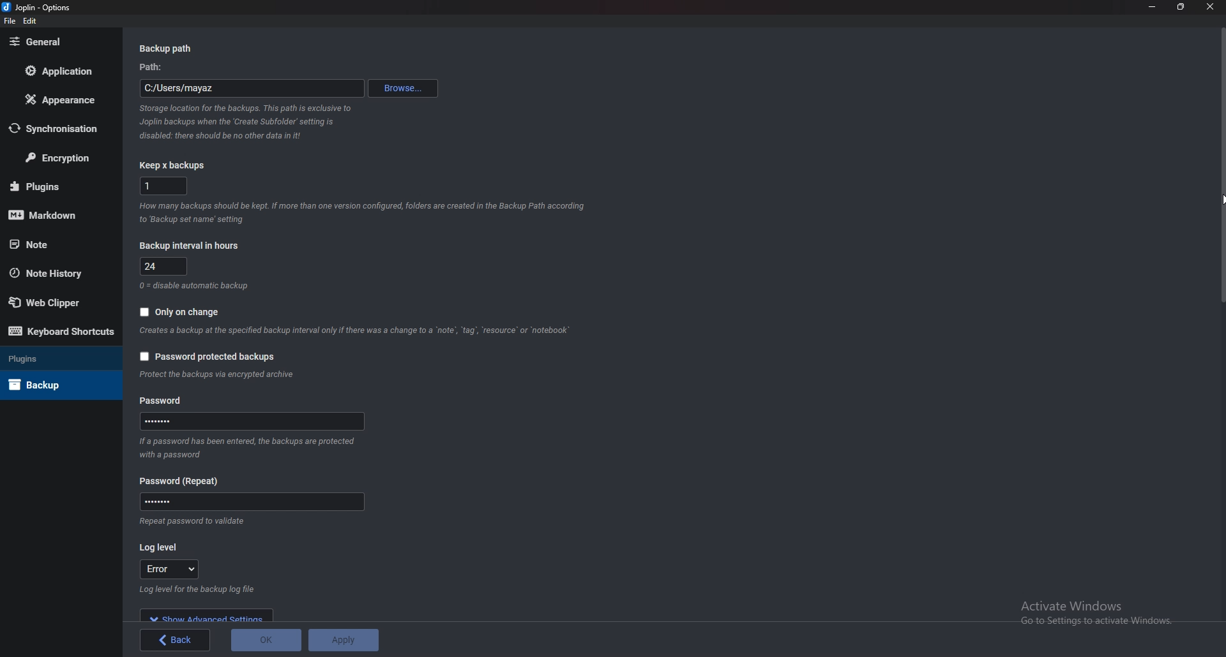 The image size is (1226, 657). Describe the element at coordinates (1183, 6) in the screenshot. I see `Resize` at that location.